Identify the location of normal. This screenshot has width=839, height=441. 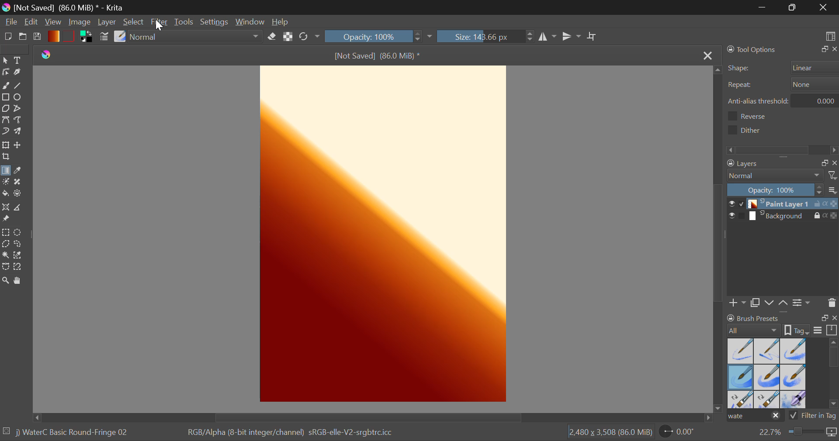
(776, 176).